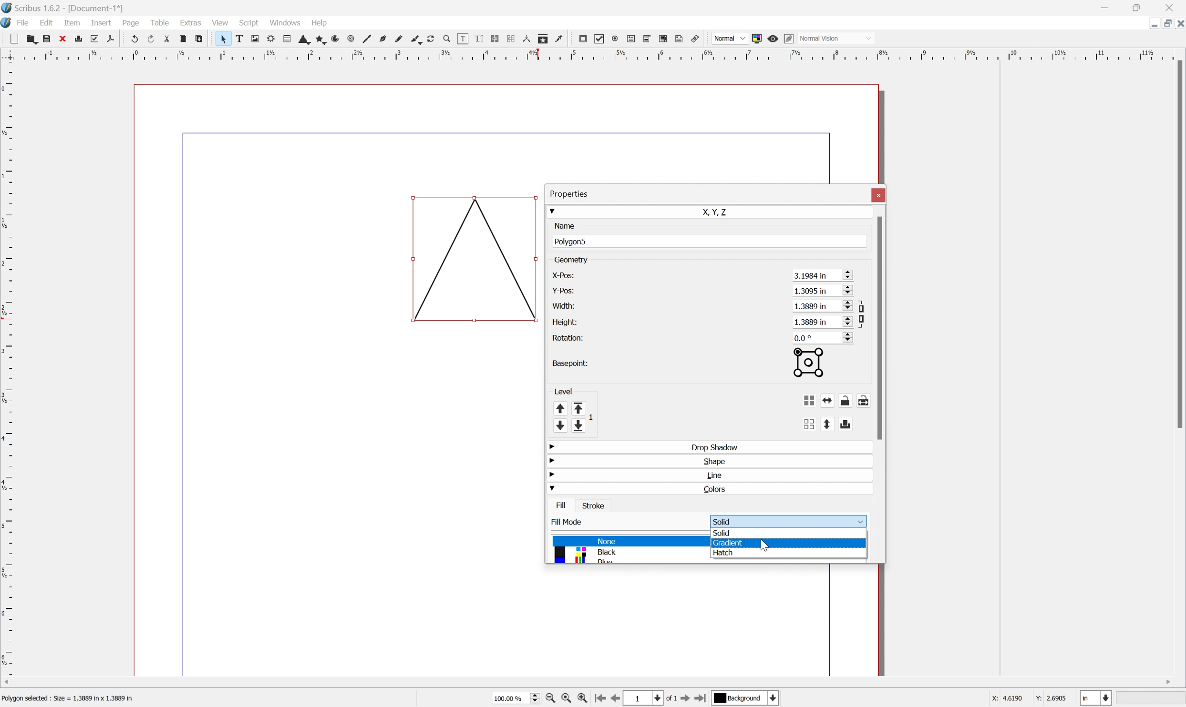 Image resolution: width=1186 pixels, height=707 pixels. I want to click on Zoom in or out, so click(445, 38).